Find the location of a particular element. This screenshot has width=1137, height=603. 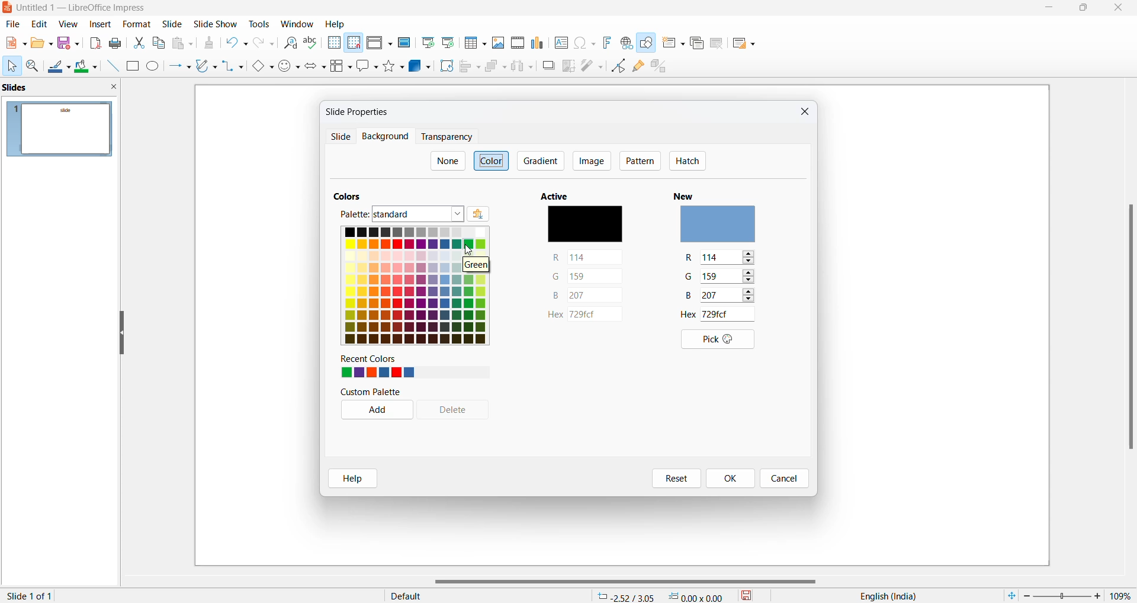

snap to grid is located at coordinates (354, 44).